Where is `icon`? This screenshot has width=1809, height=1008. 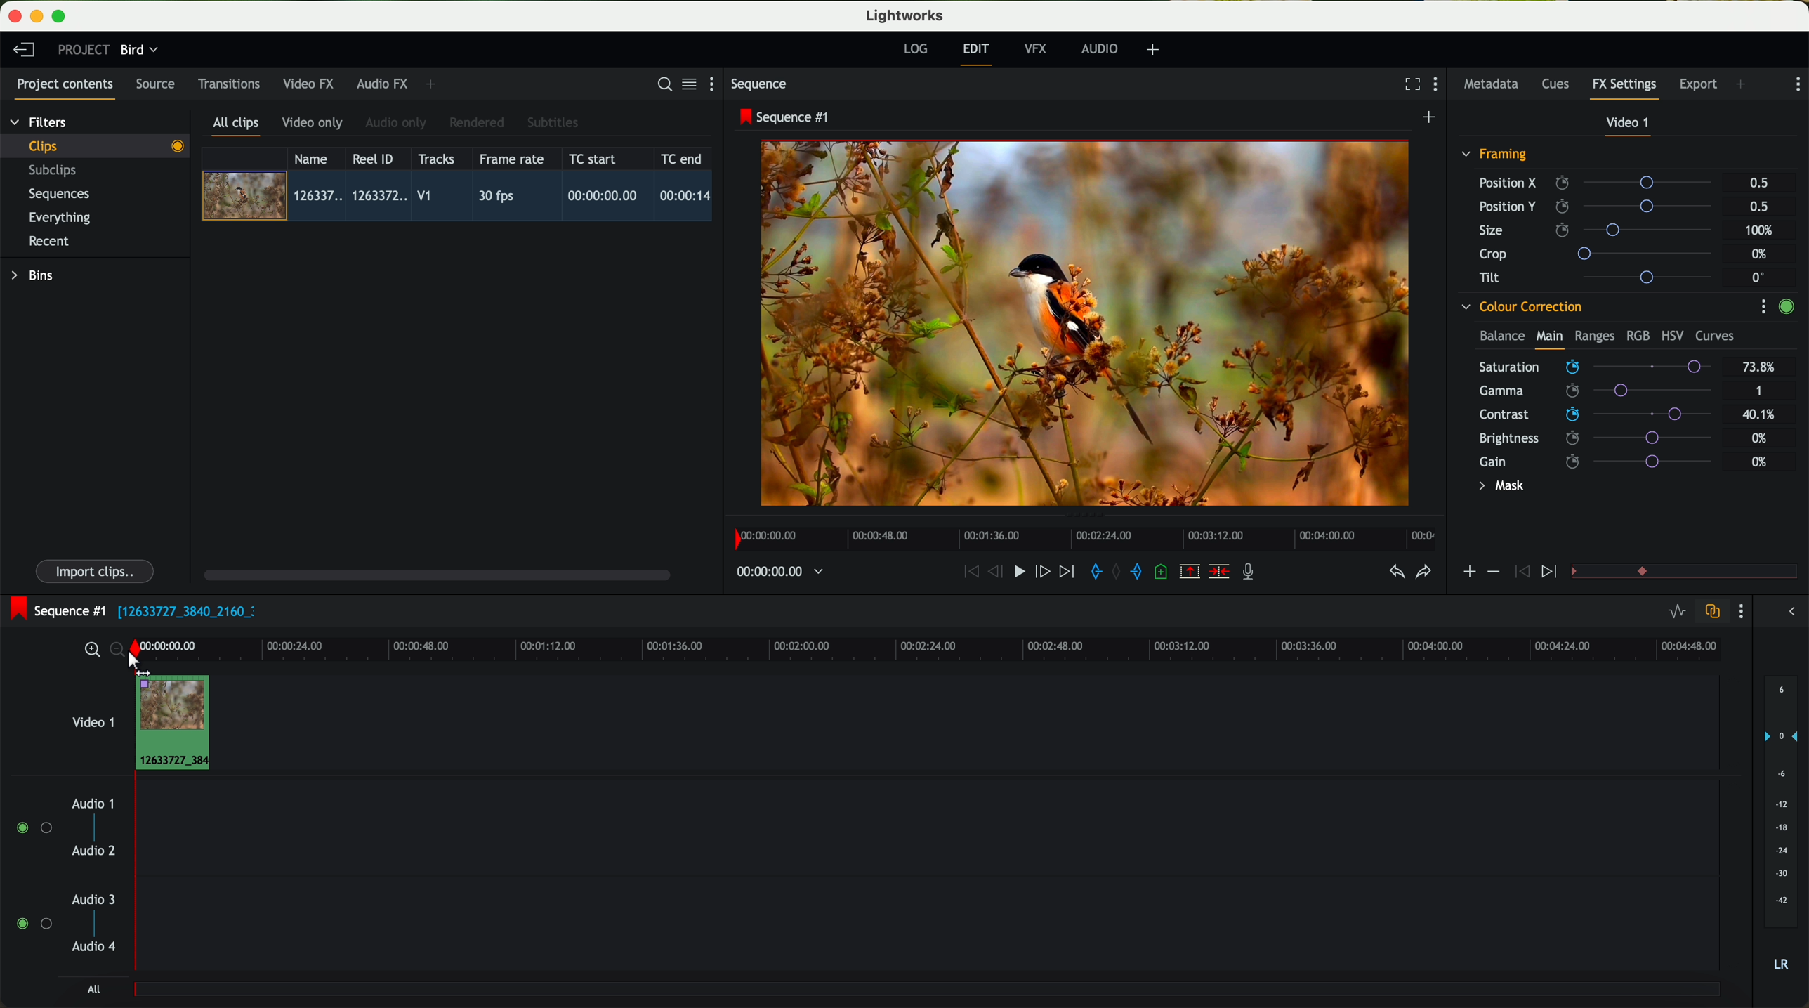
icon is located at coordinates (1492, 572).